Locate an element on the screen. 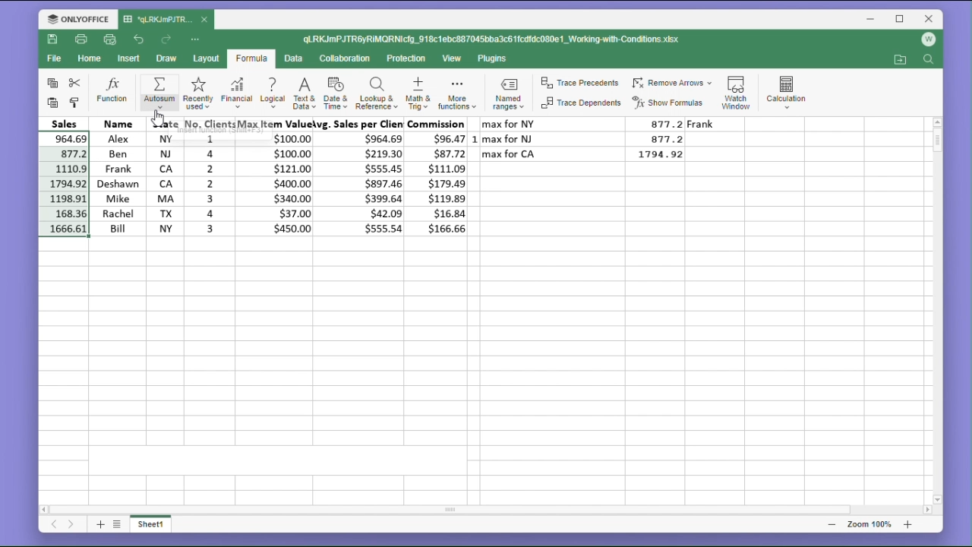 Image resolution: width=972 pixels, height=547 pixels. function is located at coordinates (112, 91).